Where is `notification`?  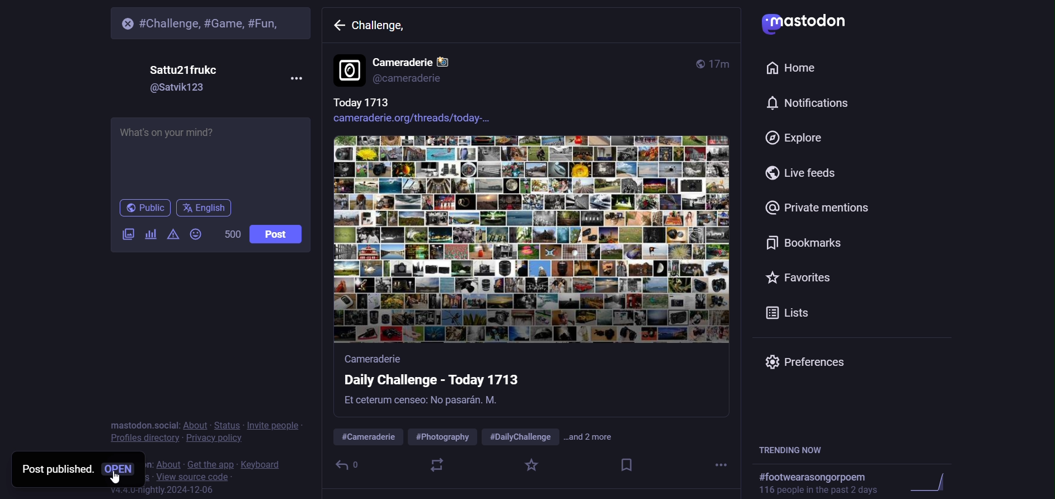
notification is located at coordinates (804, 103).